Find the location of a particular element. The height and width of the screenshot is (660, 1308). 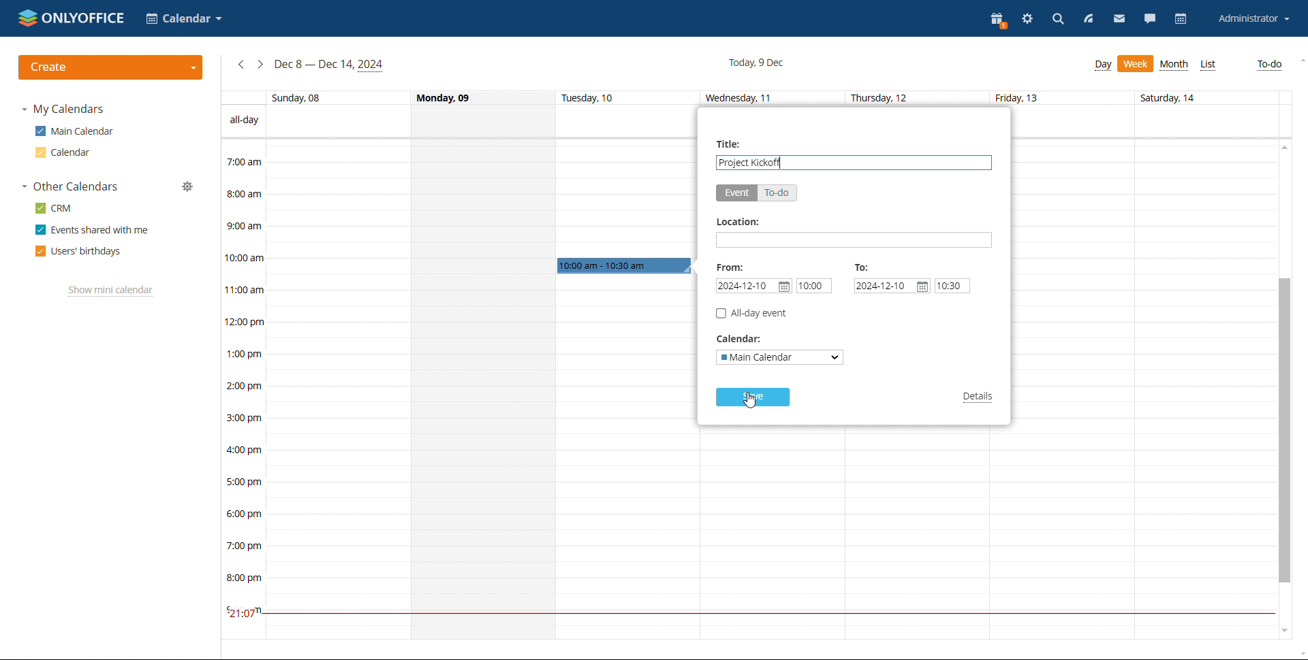

To: is located at coordinates (862, 267).